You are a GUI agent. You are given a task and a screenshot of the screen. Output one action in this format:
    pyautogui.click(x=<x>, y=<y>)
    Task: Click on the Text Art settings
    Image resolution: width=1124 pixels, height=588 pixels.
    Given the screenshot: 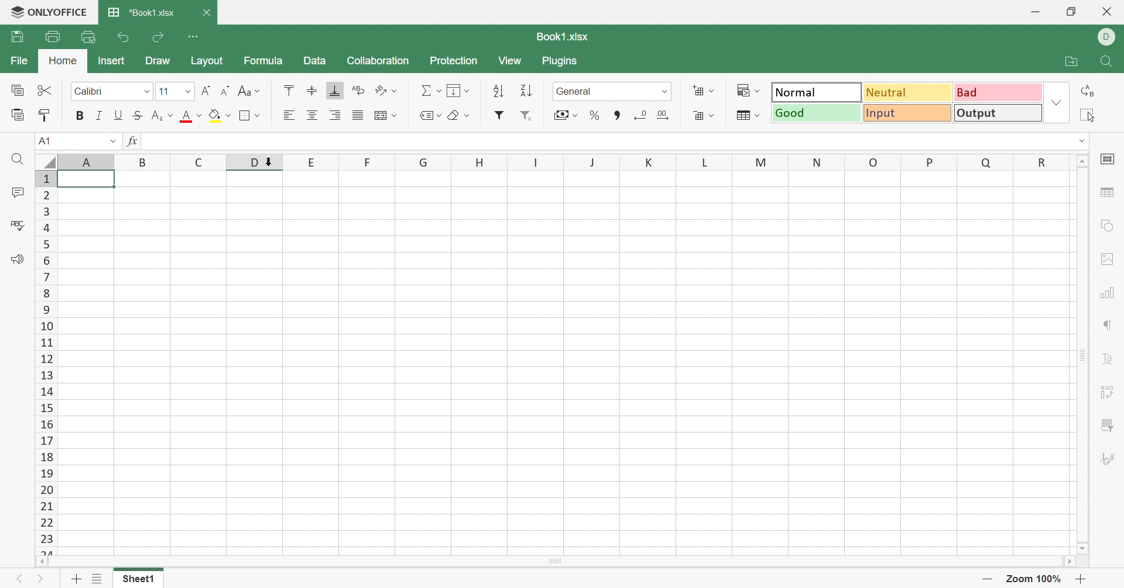 What is the action you would take?
    pyautogui.click(x=1108, y=359)
    